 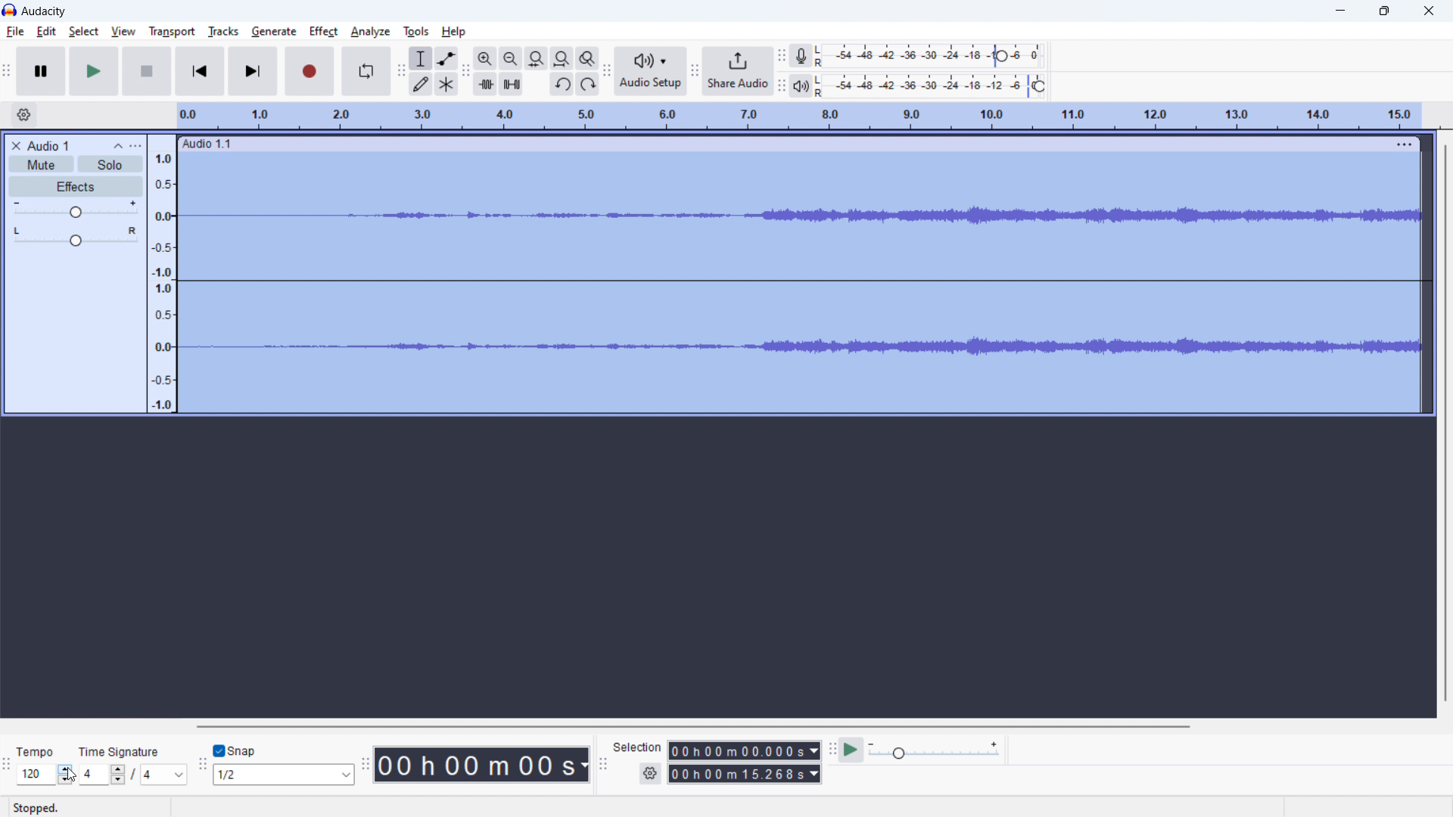 I want to click on selection toolbar, so click(x=603, y=767).